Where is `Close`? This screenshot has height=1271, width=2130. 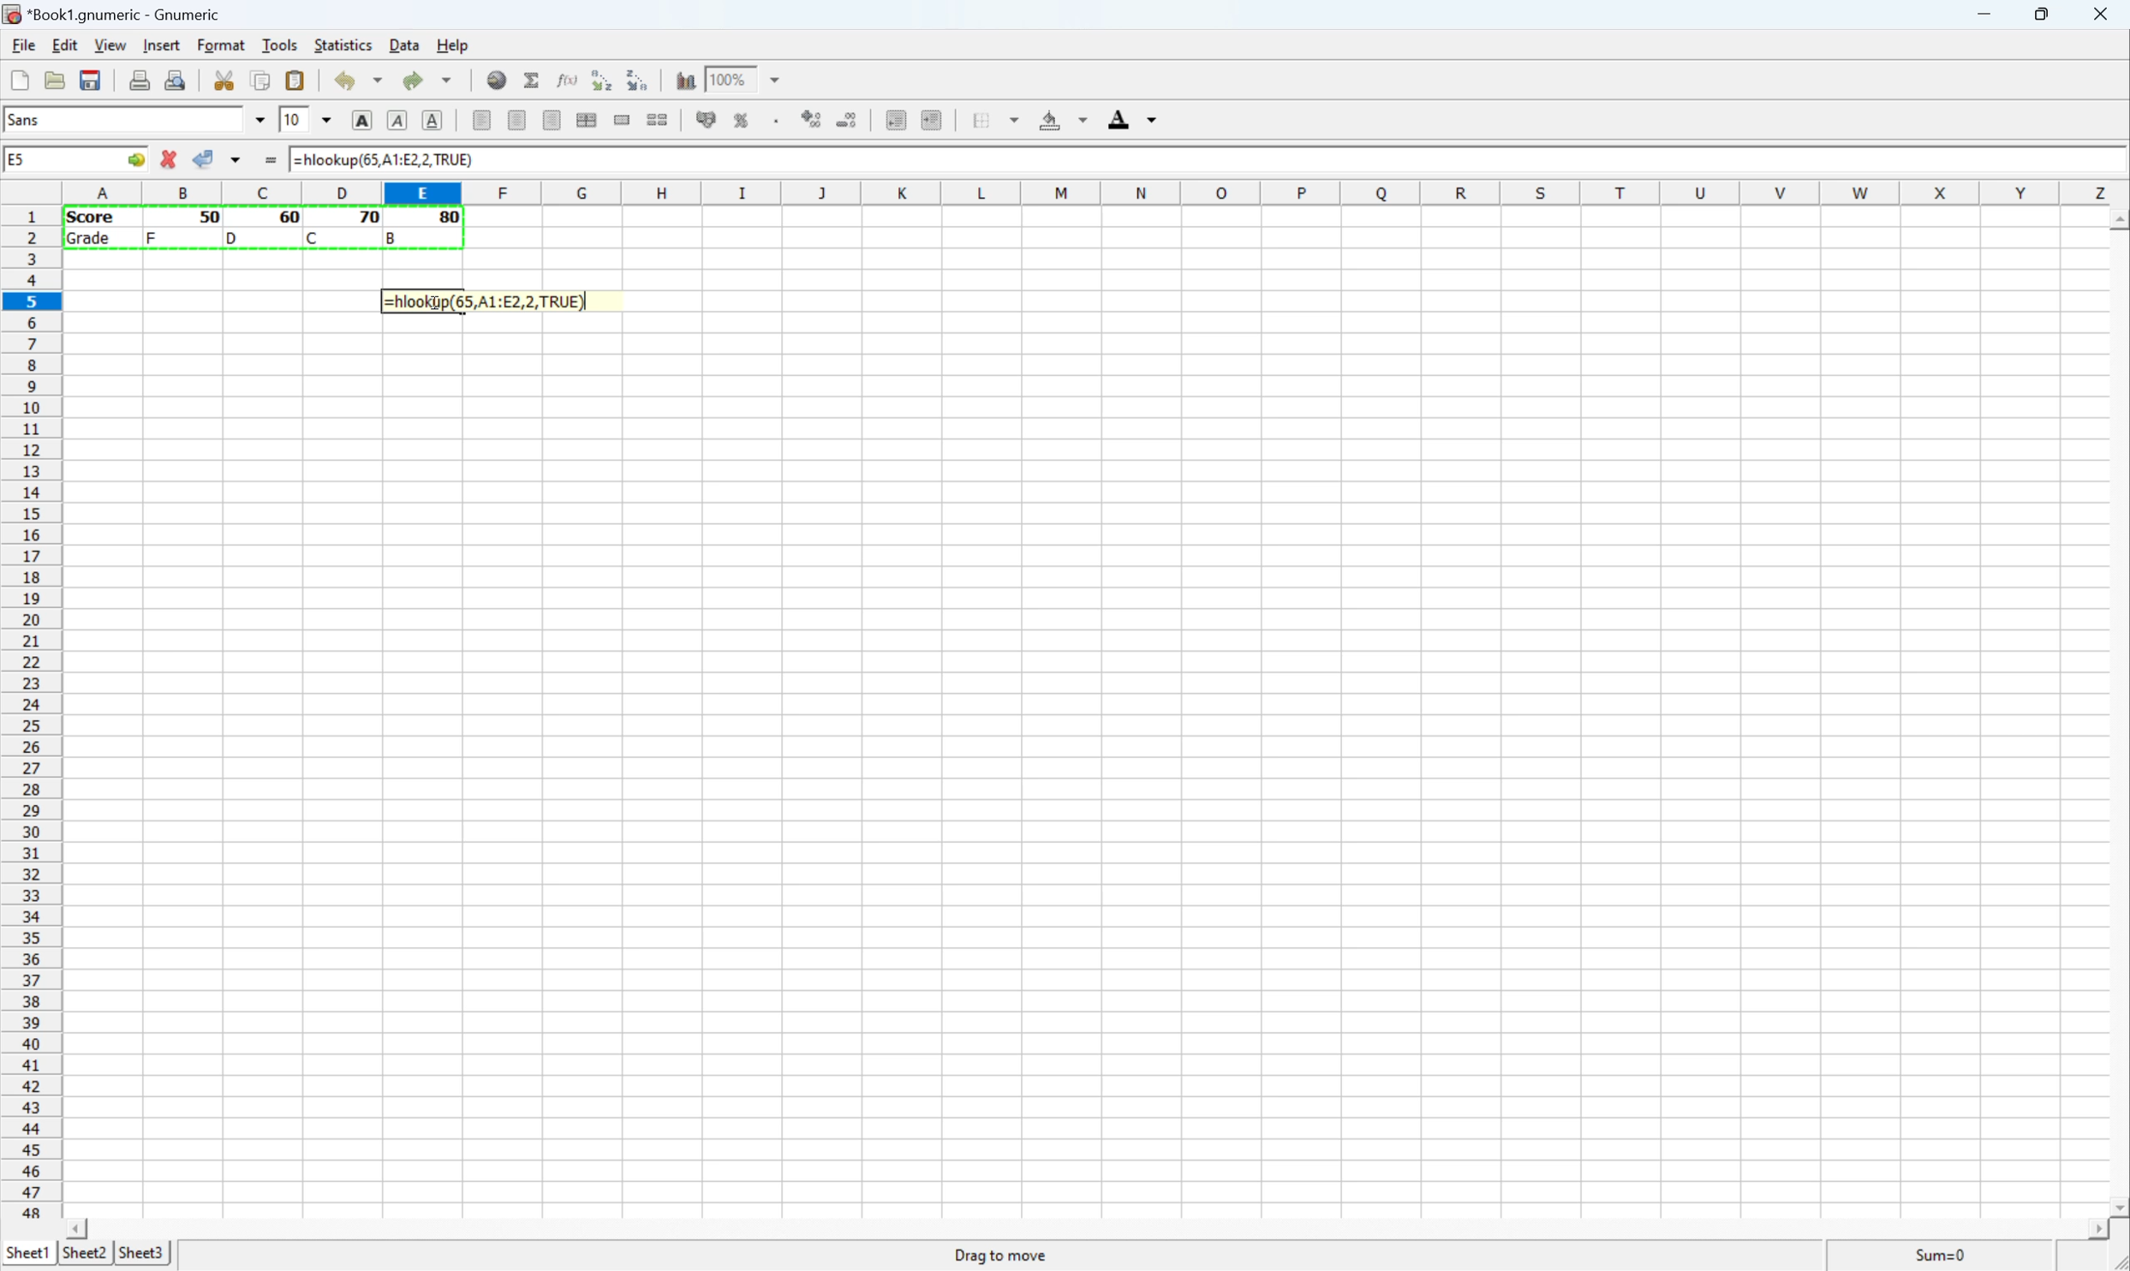
Close is located at coordinates (2103, 15).